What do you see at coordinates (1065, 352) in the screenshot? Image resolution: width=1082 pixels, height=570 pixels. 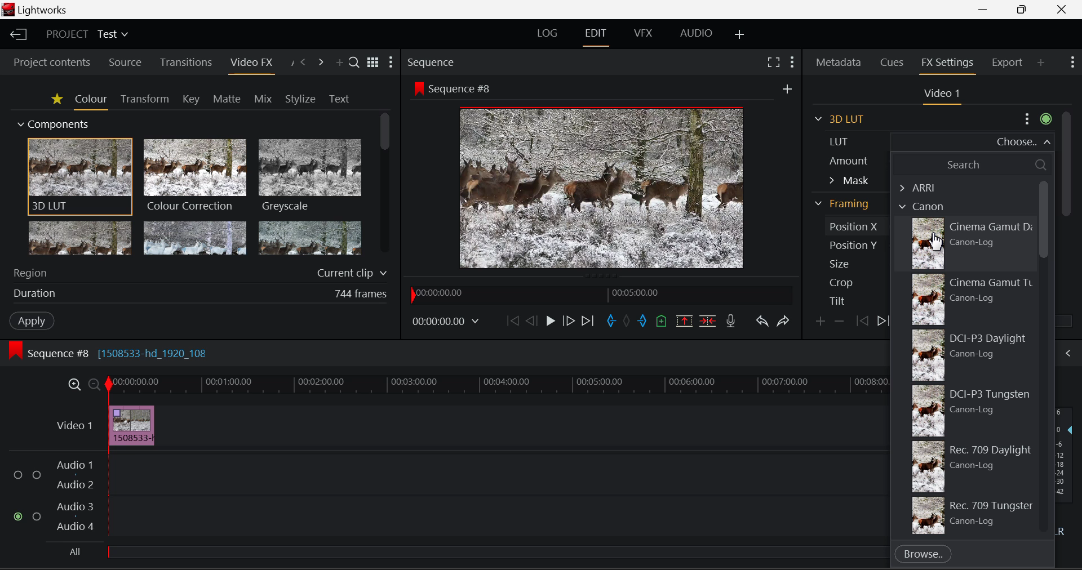 I see `Show Audio Mix` at bounding box center [1065, 352].